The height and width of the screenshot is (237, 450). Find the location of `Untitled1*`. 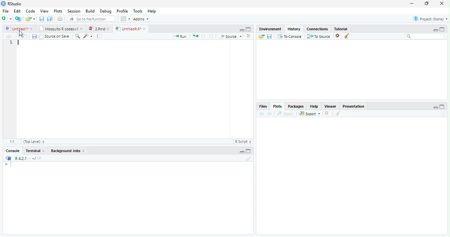

Untitled1* is located at coordinates (16, 29).